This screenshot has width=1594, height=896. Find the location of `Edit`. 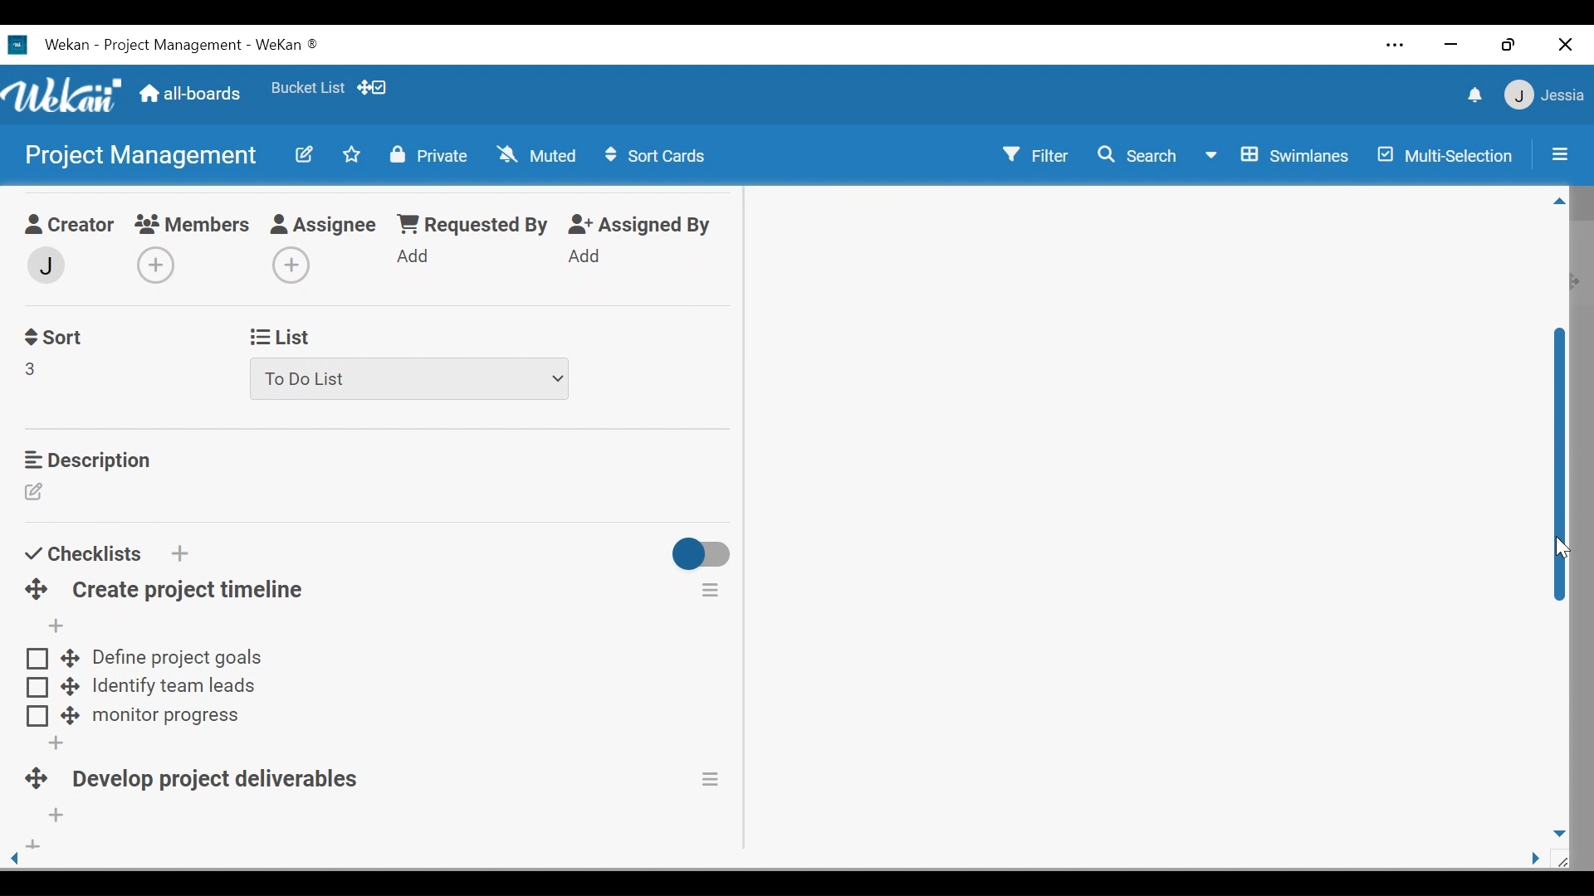

Edit is located at coordinates (37, 494).